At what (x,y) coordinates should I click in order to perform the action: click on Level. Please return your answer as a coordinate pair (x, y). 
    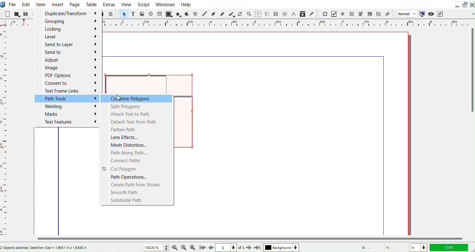
    Looking at the image, I should click on (67, 37).